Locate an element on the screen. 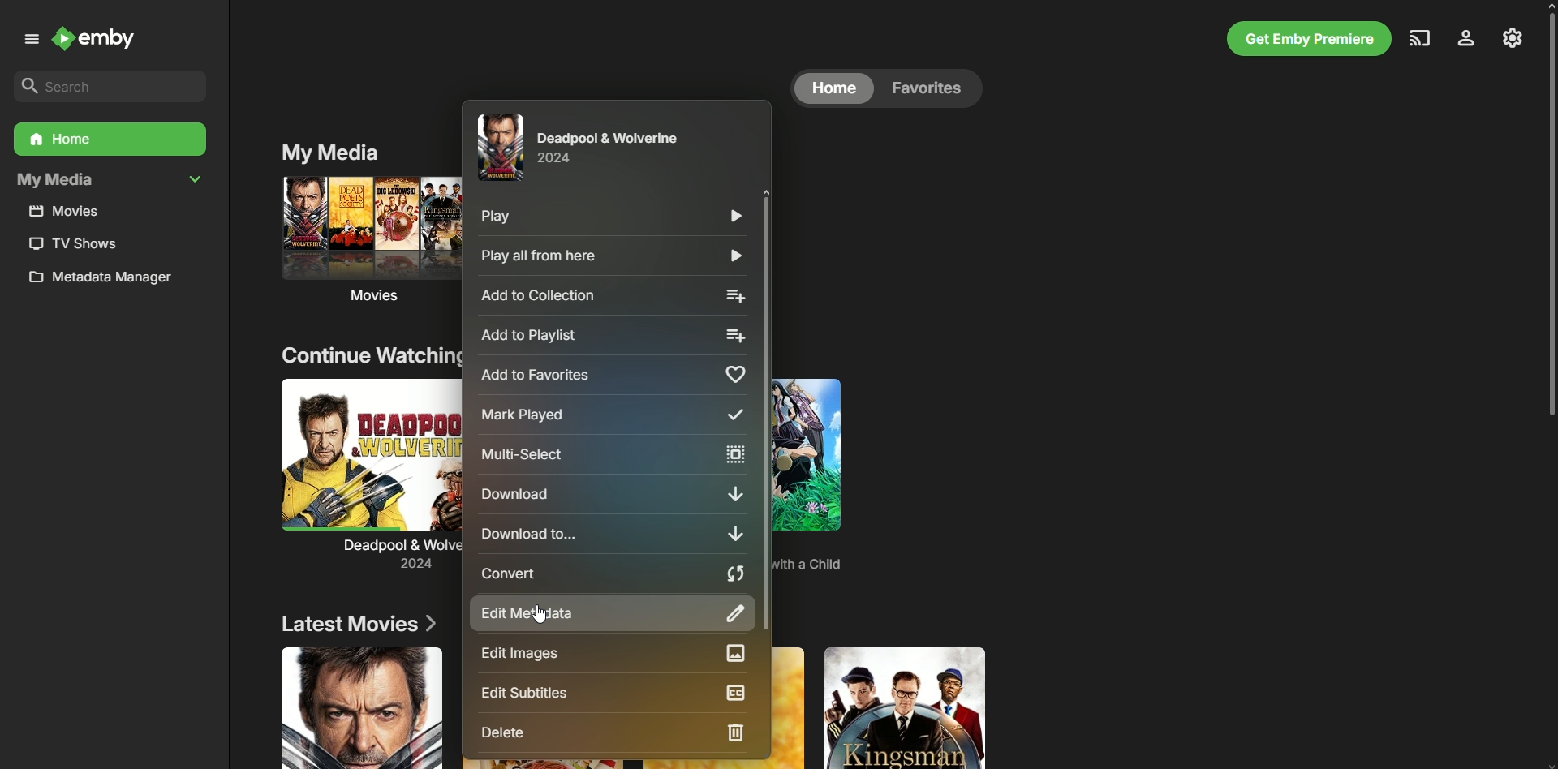  Settings is located at coordinates (1513, 37).